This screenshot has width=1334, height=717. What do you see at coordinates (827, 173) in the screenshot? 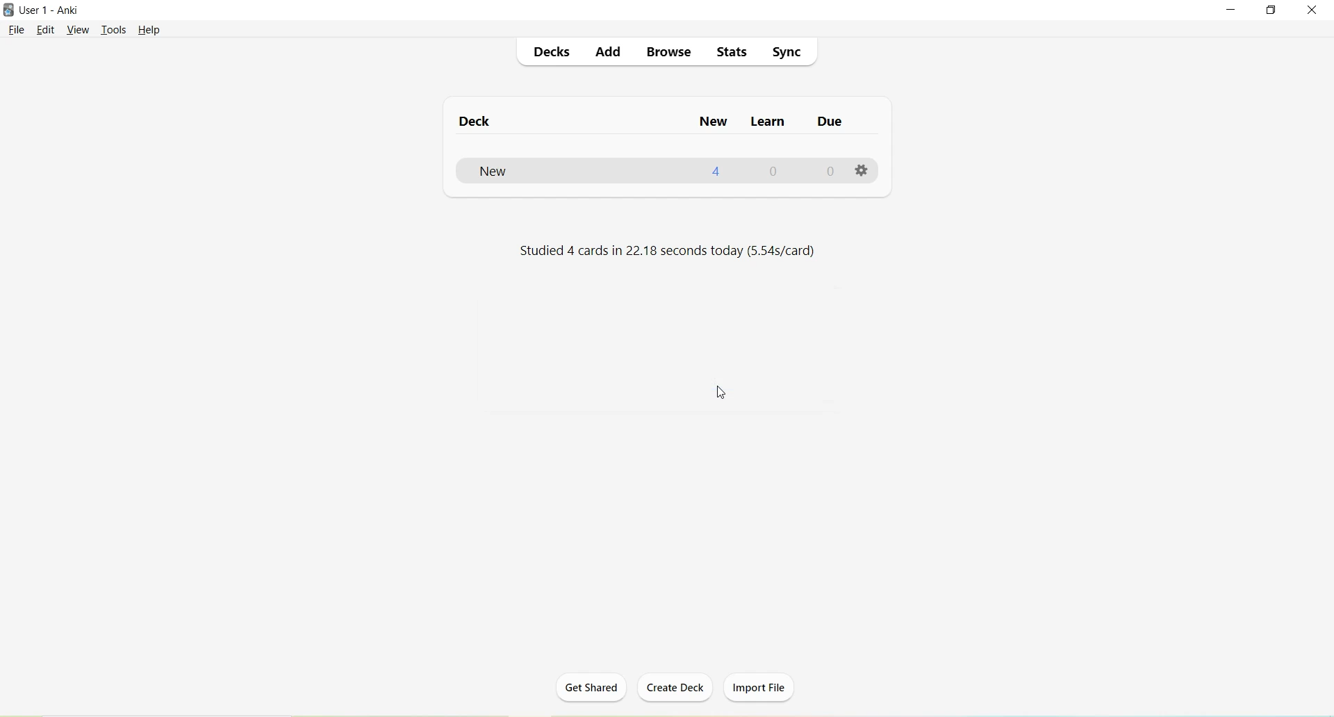
I see `0` at bounding box center [827, 173].